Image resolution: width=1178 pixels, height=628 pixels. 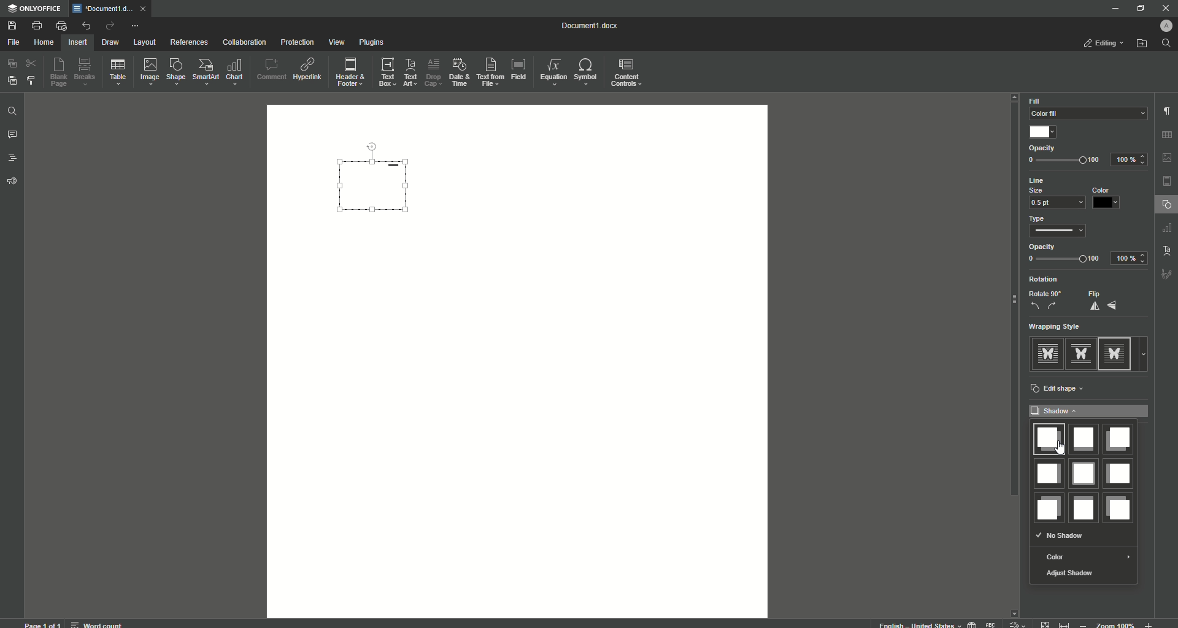 I want to click on Opacity, so click(x=1043, y=149).